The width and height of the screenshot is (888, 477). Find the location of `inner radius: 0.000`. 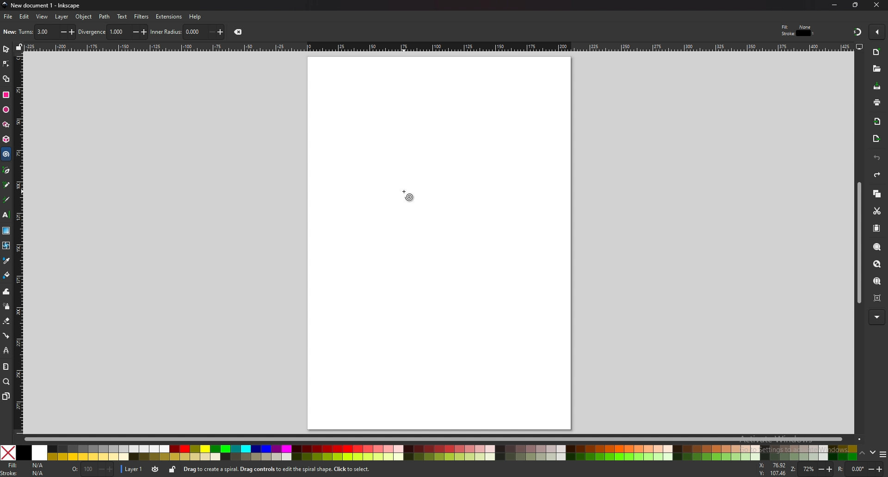

inner radius: 0.000 is located at coordinates (187, 32).